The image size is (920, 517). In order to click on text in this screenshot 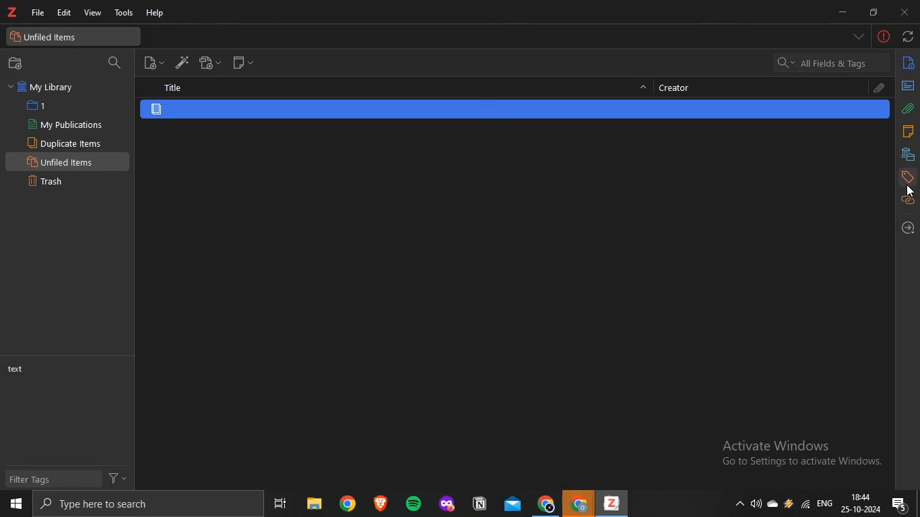, I will do `click(19, 370)`.